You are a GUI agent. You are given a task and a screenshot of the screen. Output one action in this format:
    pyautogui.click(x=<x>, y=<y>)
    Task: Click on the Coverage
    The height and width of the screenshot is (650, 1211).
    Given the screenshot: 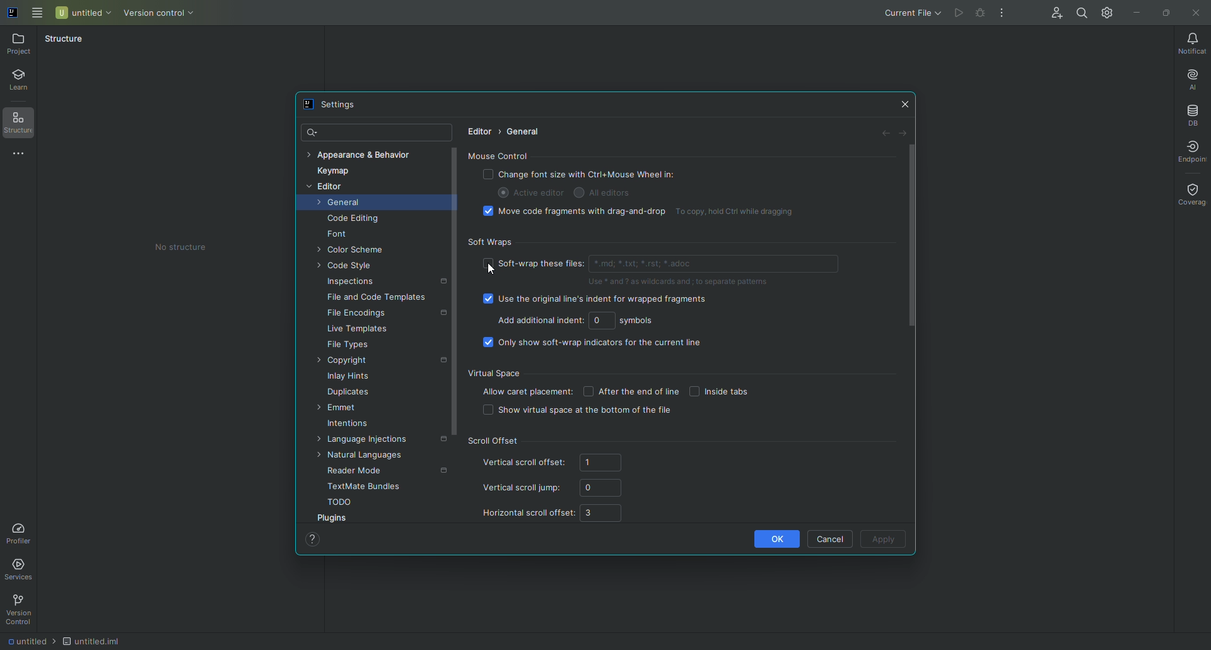 What is the action you would take?
    pyautogui.click(x=1190, y=195)
    